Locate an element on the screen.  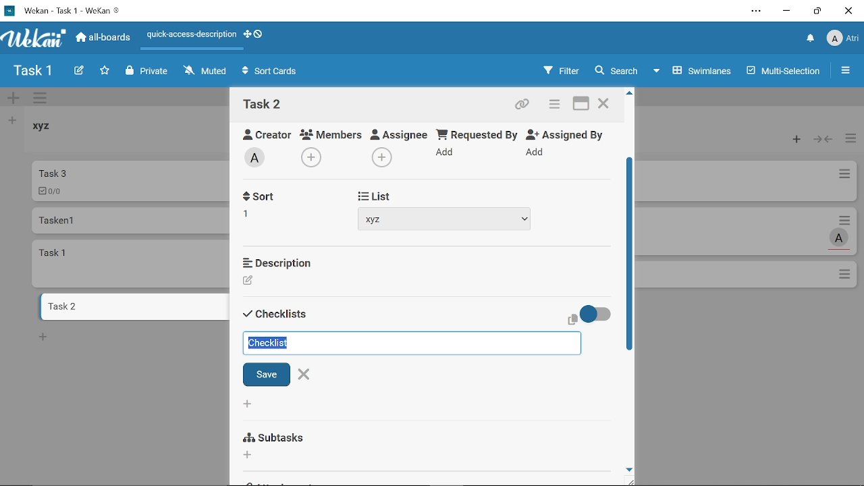
Add is located at coordinates (313, 156).